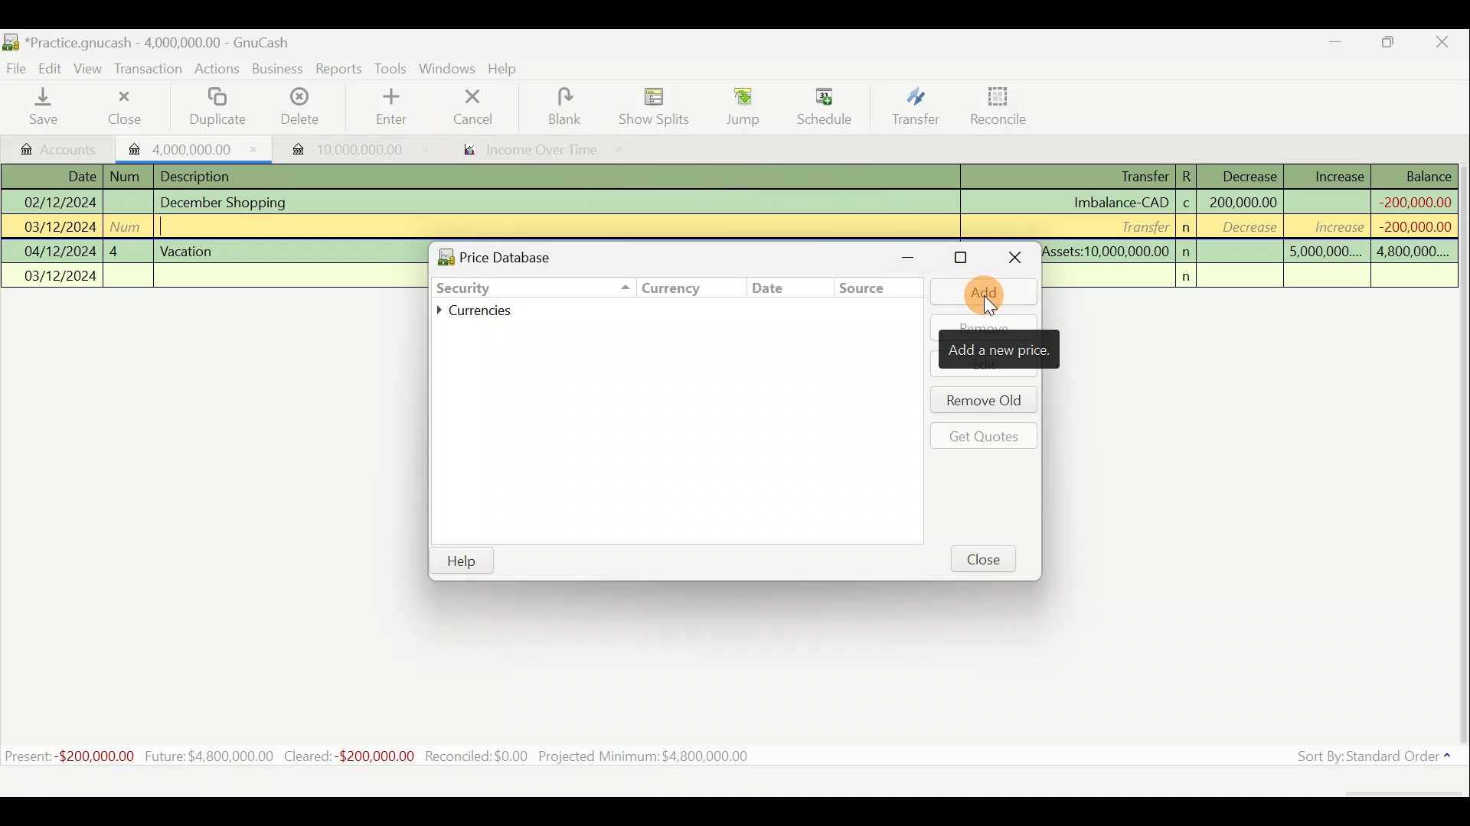 Image resolution: width=1470 pixels, height=826 pixels. I want to click on Close, so click(1447, 42).